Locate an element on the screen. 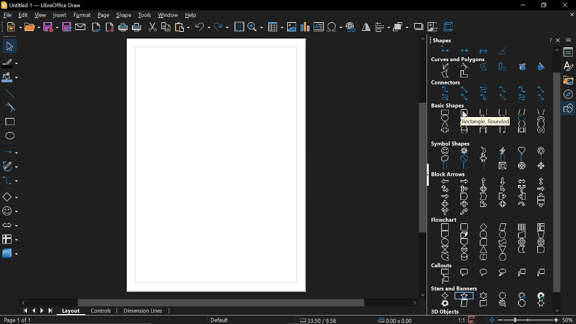 The image size is (576, 324). Canvas is located at coordinates (215, 166).